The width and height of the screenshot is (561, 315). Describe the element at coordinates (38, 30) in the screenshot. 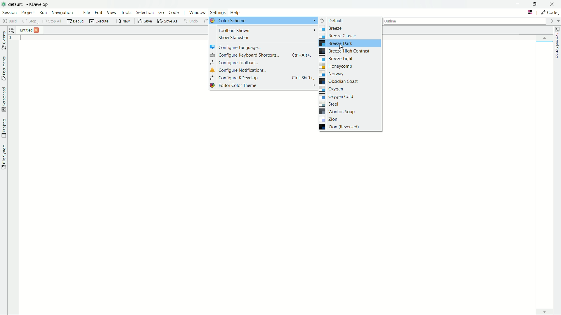

I see `Close` at that location.